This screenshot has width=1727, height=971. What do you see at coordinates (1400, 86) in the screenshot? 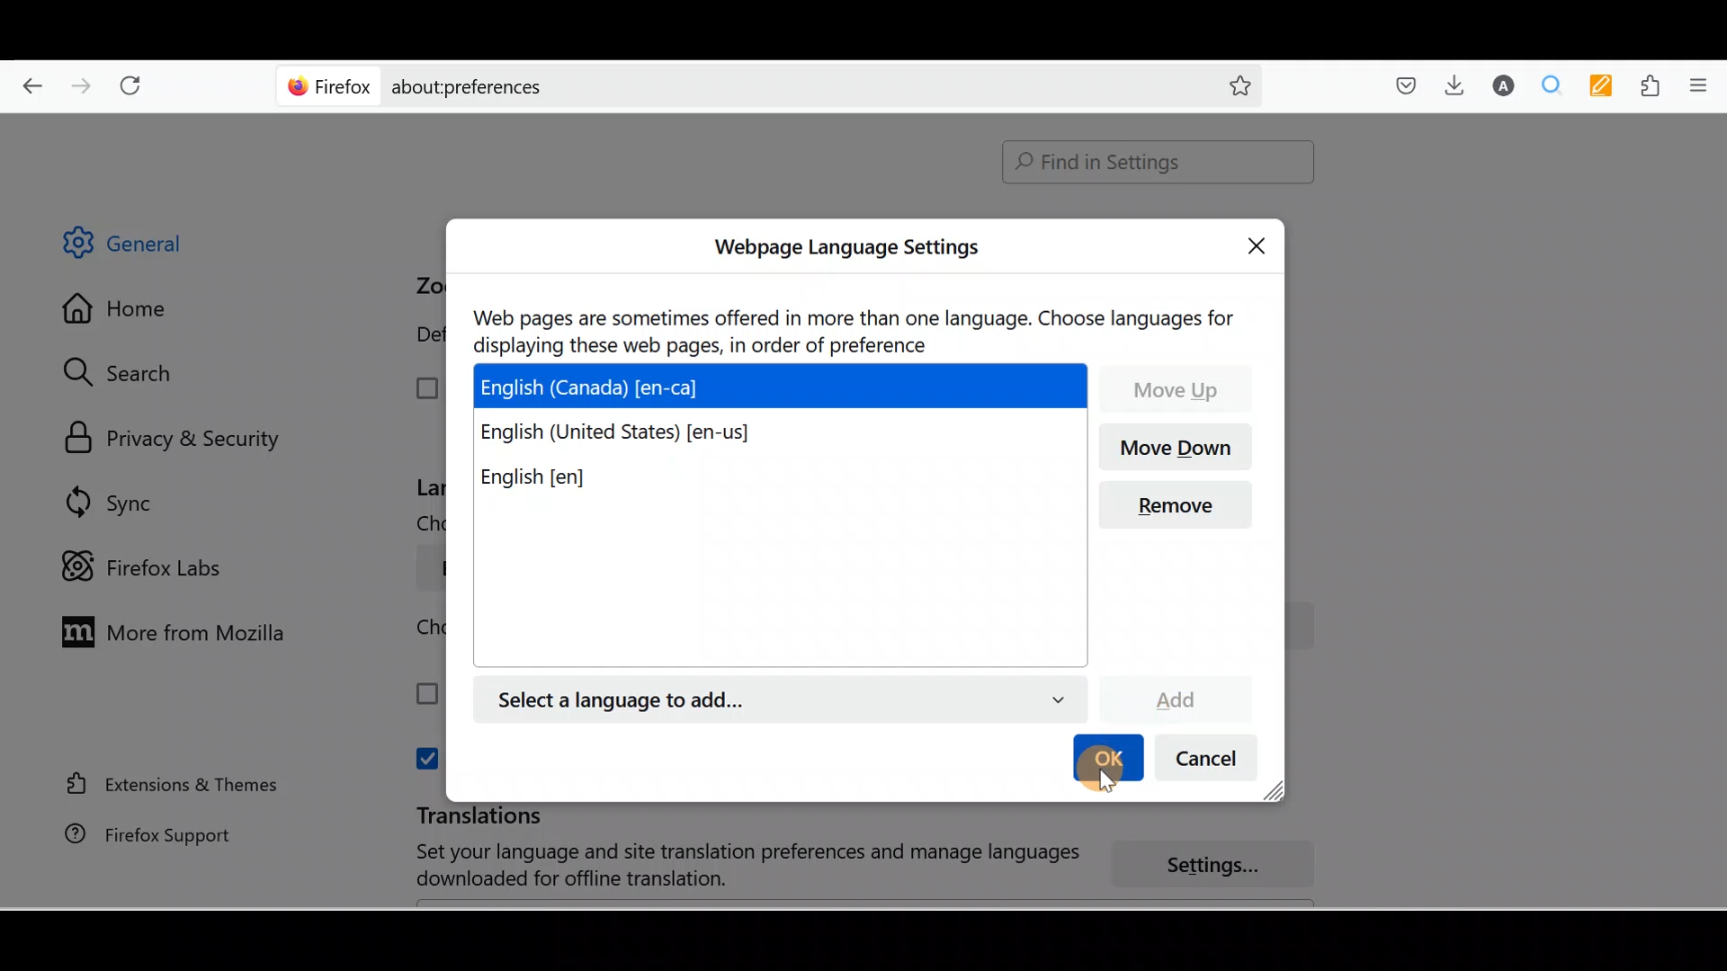
I see `Save to pocket` at bounding box center [1400, 86].